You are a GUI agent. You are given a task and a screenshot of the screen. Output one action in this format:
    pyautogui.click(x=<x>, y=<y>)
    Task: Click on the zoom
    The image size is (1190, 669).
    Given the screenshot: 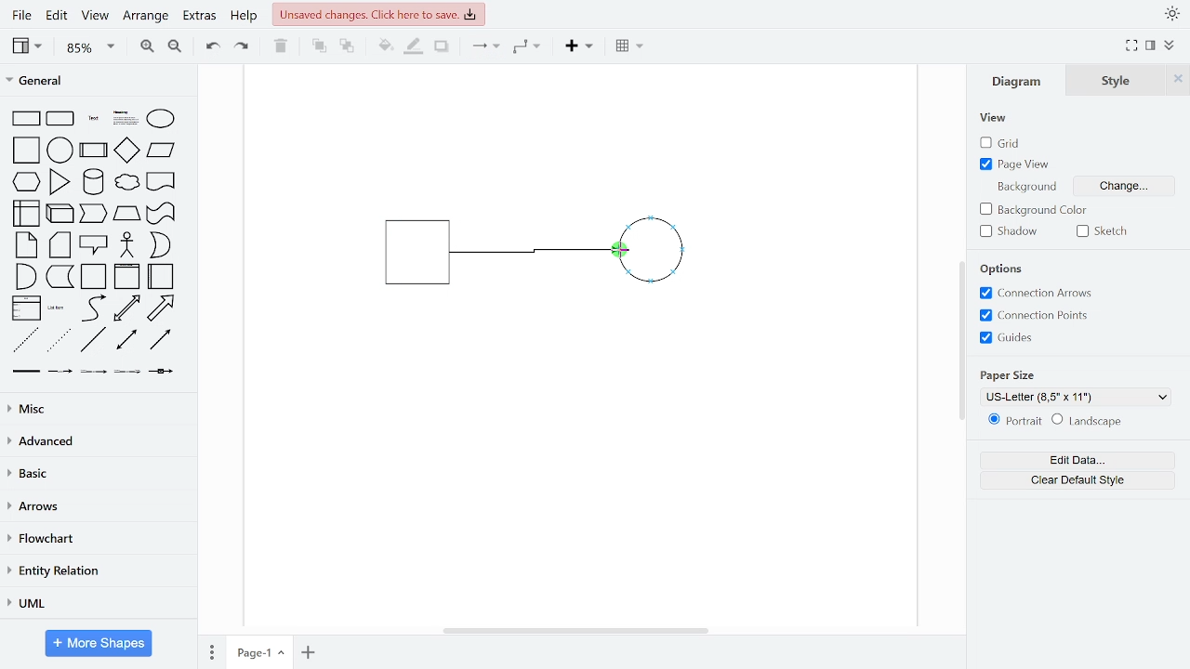 What is the action you would take?
    pyautogui.click(x=91, y=46)
    